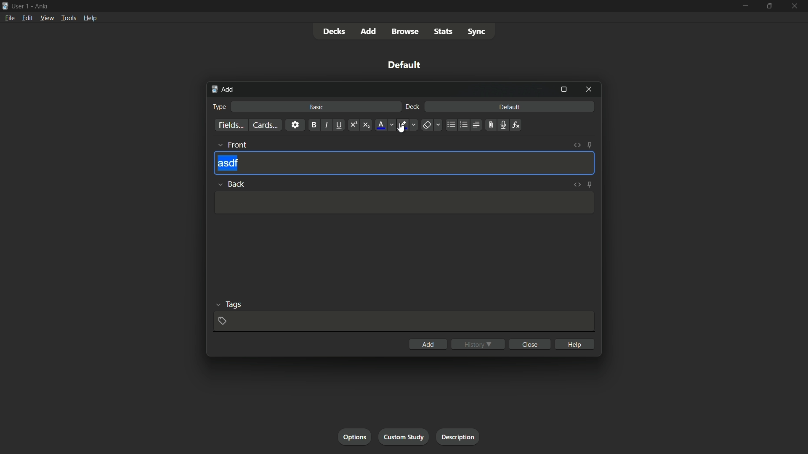 Image resolution: width=808 pixels, height=454 pixels. I want to click on default, so click(402, 64).